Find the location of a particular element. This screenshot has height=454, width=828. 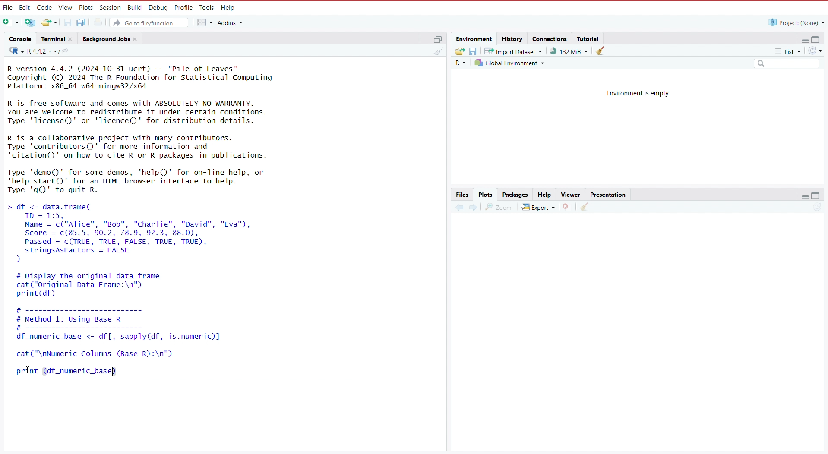

Plots is located at coordinates (87, 7).